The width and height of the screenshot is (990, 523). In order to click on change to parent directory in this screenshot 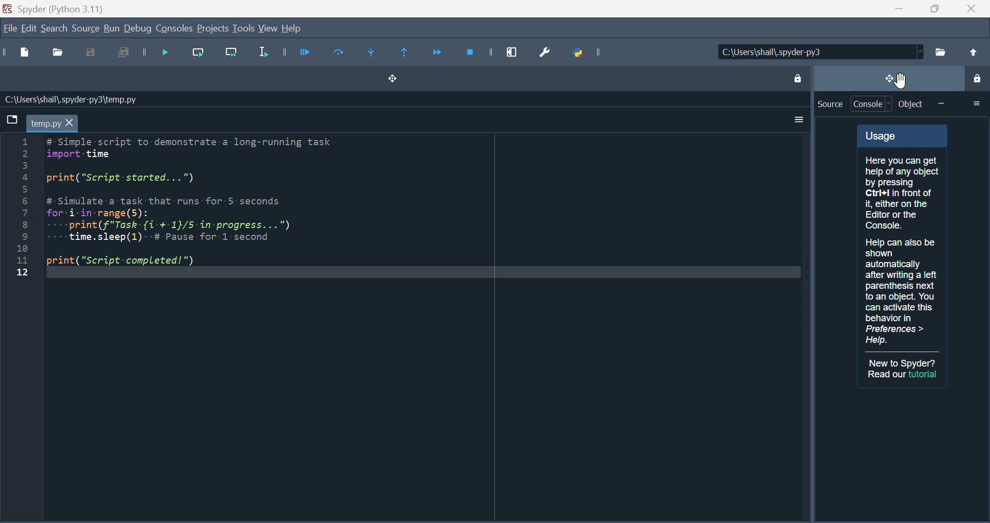, I will do `click(972, 52)`.